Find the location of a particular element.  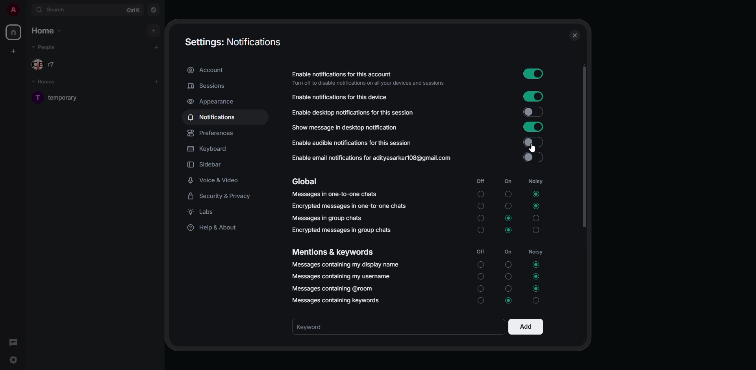

settings notifications is located at coordinates (234, 42).